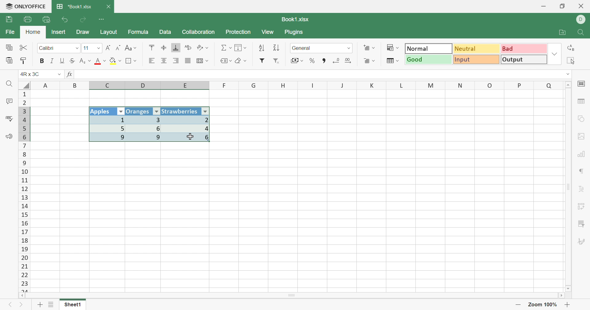 The width and height of the screenshot is (590, 310). What do you see at coordinates (24, 47) in the screenshot?
I see `Cut` at bounding box center [24, 47].